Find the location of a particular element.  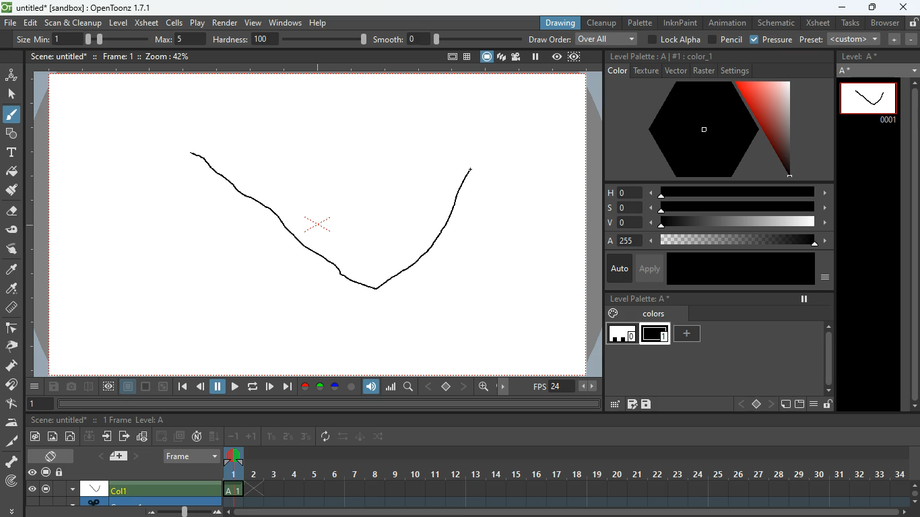

Raster is located at coordinates (704, 70).